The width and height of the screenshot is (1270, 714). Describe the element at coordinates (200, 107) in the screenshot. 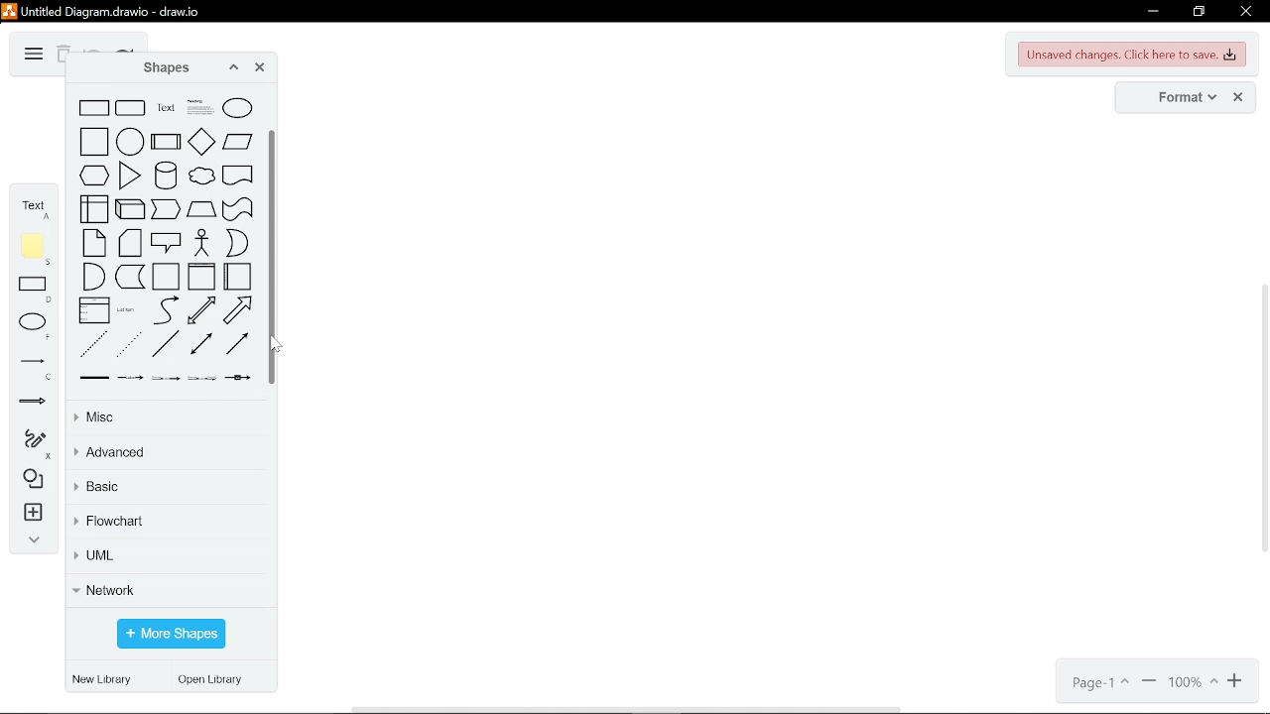

I see `heading` at that location.